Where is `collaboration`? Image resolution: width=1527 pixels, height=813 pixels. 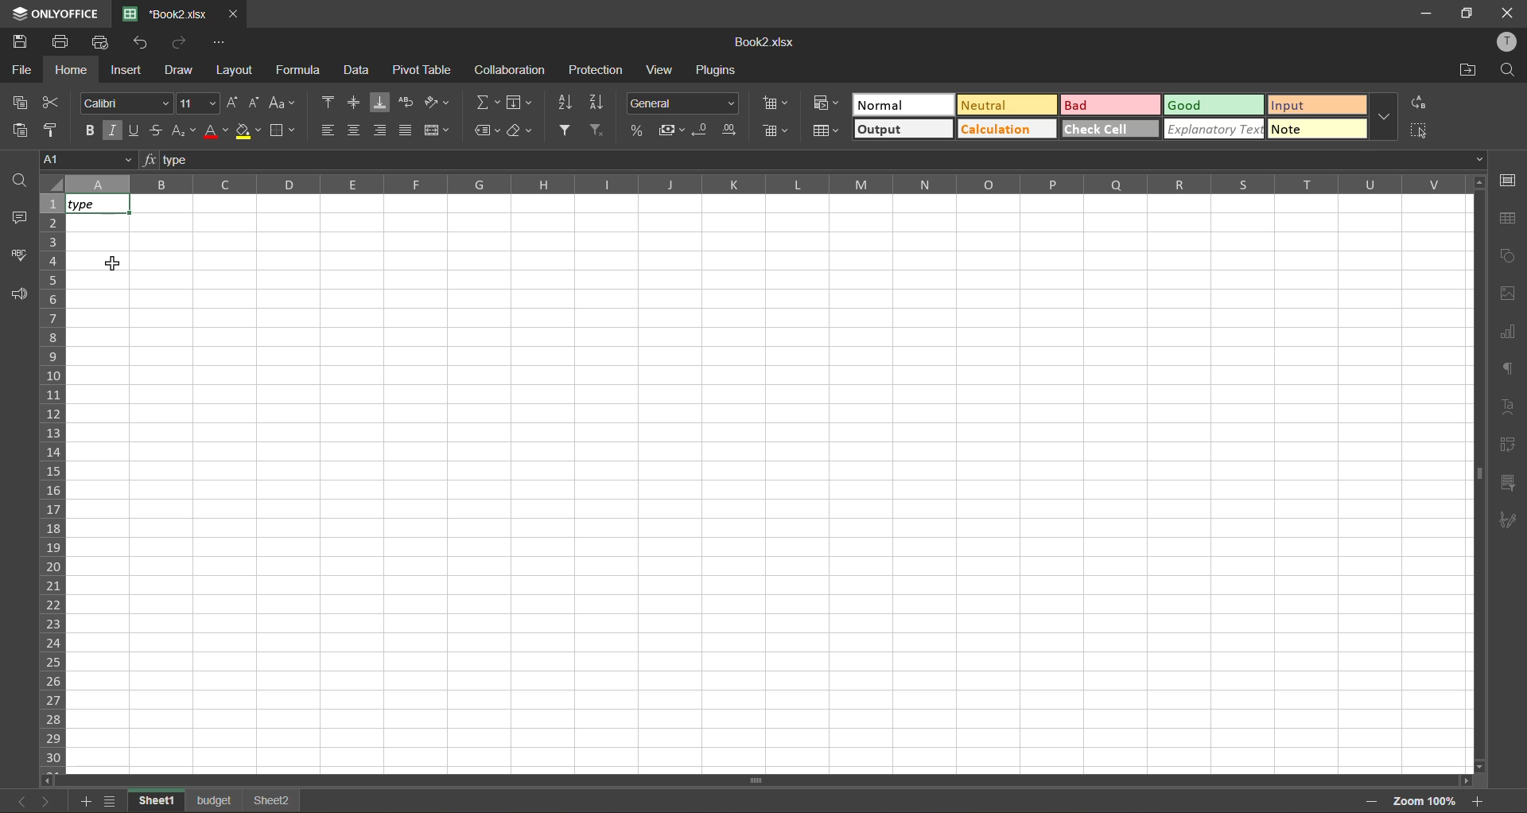
collaboration is located at coordinates (513, 69).